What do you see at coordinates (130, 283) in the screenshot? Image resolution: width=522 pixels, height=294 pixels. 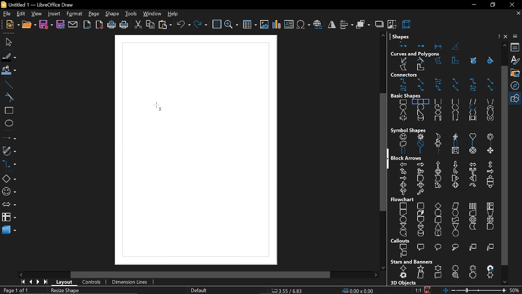 I see `dimension lines` at bounding box center [130, 283].